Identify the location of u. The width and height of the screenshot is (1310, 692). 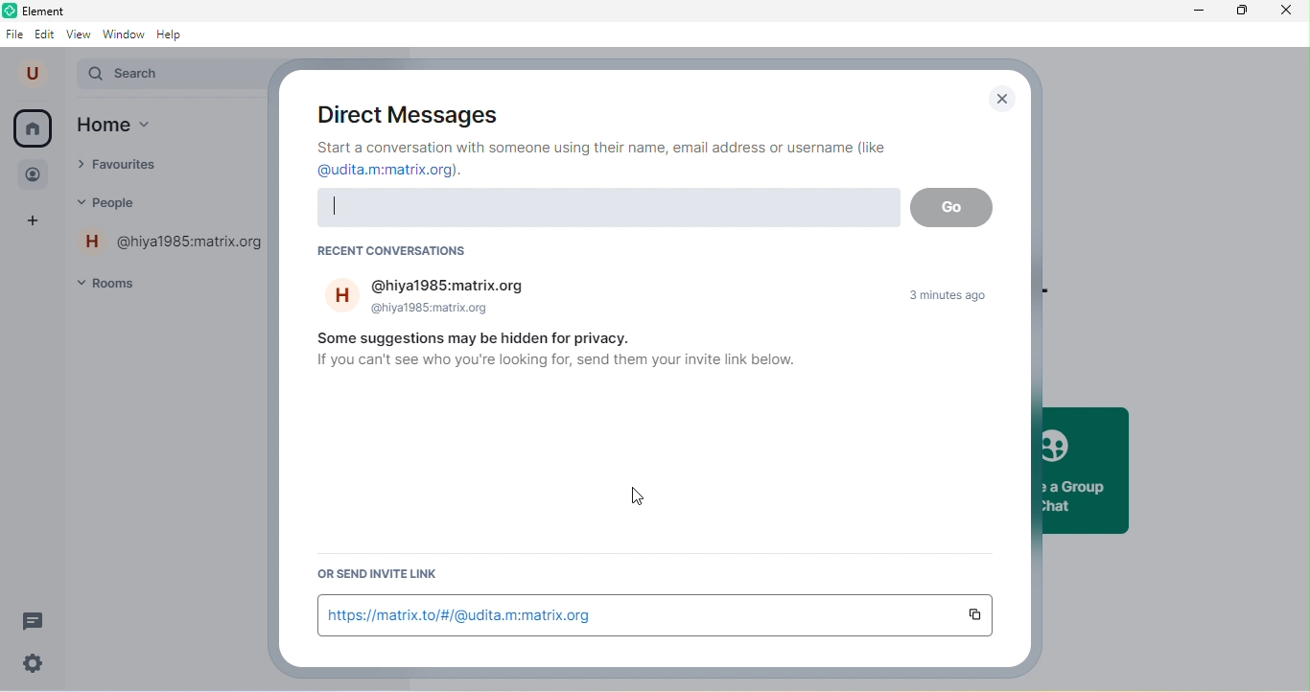
(35, 74).